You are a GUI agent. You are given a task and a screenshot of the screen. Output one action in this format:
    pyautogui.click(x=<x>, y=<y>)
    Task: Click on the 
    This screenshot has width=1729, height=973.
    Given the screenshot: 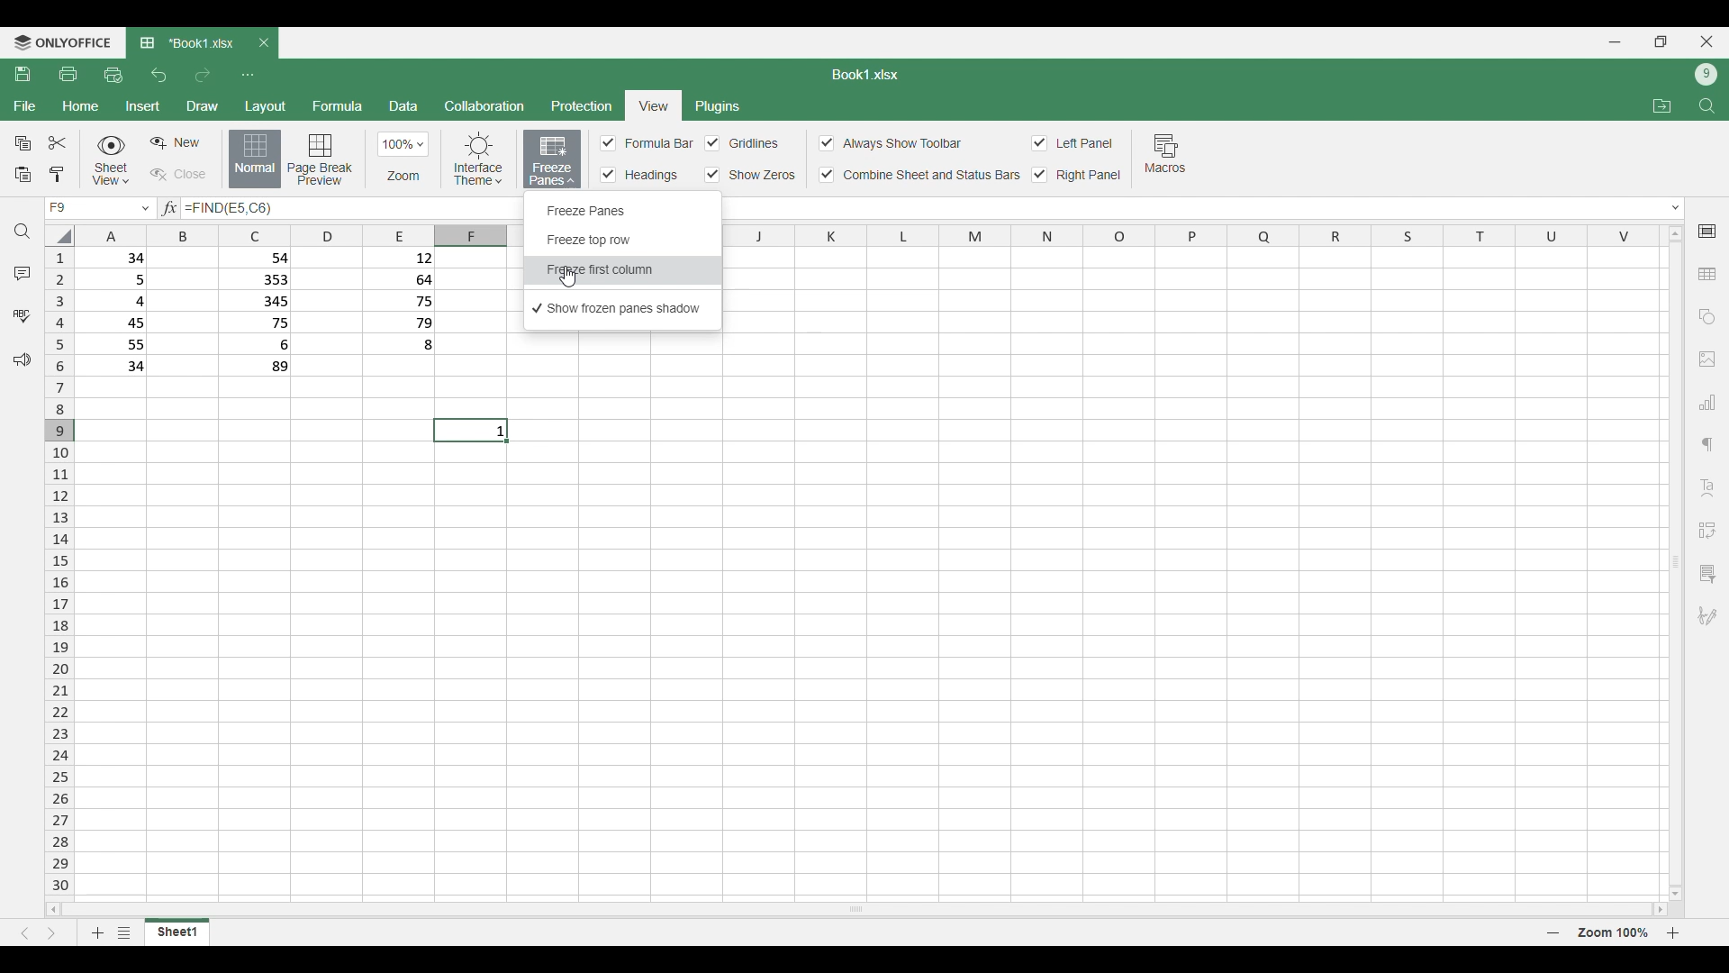 What is the action you would take?
    pyautogui.click(x=647, y=143)
    